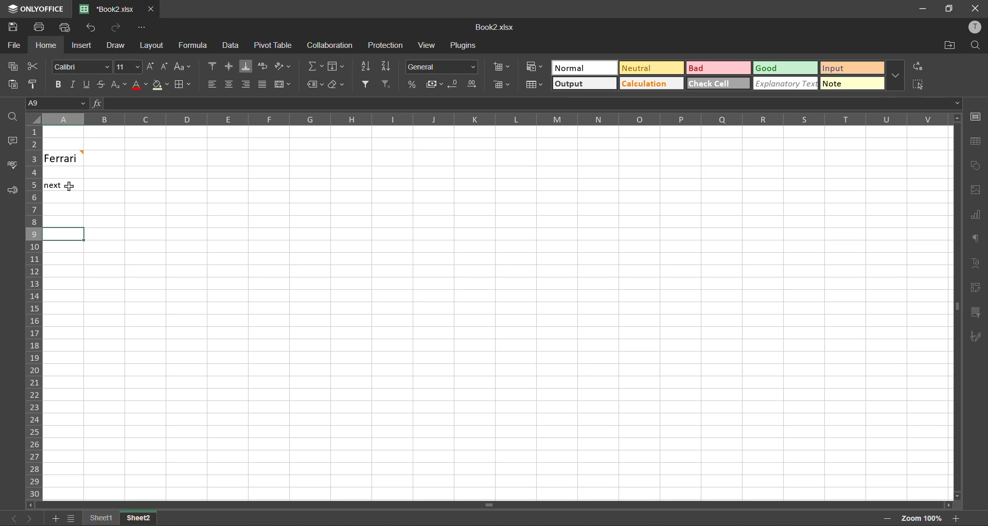 This screenshot has width=988, height=526. I want to click on undo, so click(90, 28).